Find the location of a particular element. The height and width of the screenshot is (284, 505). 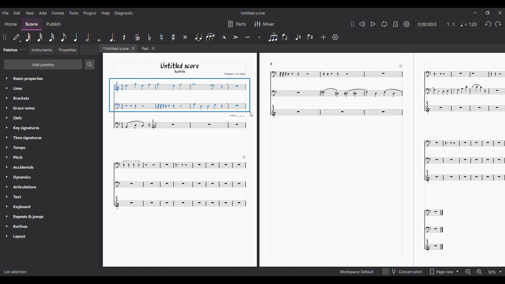

Undo is located at coordinates (498, 25).